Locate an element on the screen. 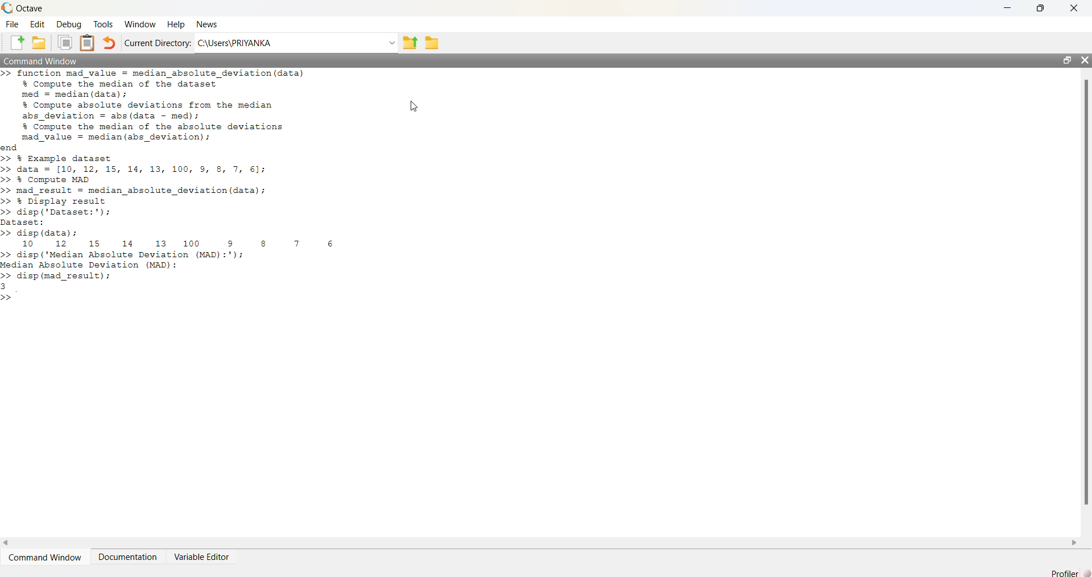 The height and width of the screenshot is (577, 1092). One directory up is located at coordinates (409, 43).